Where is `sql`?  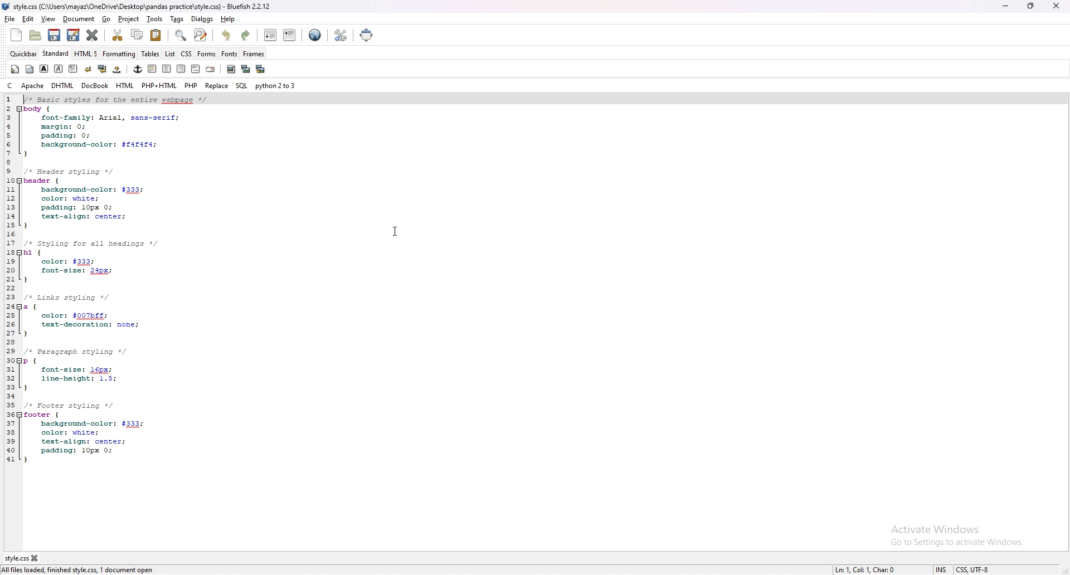 sql is located at coordinates (242, 85).